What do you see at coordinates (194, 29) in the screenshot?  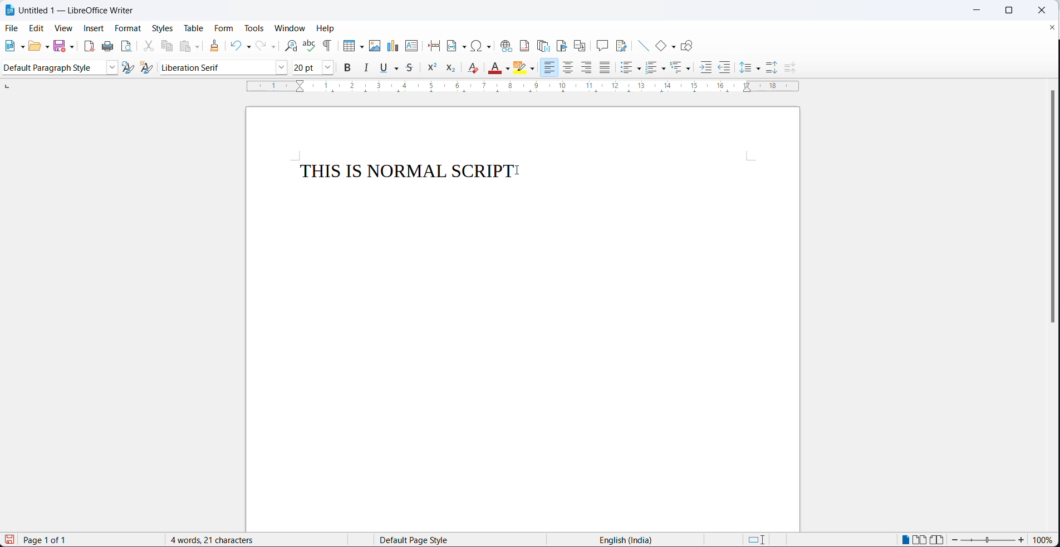 I see `table` at bounding box center [194, 29].